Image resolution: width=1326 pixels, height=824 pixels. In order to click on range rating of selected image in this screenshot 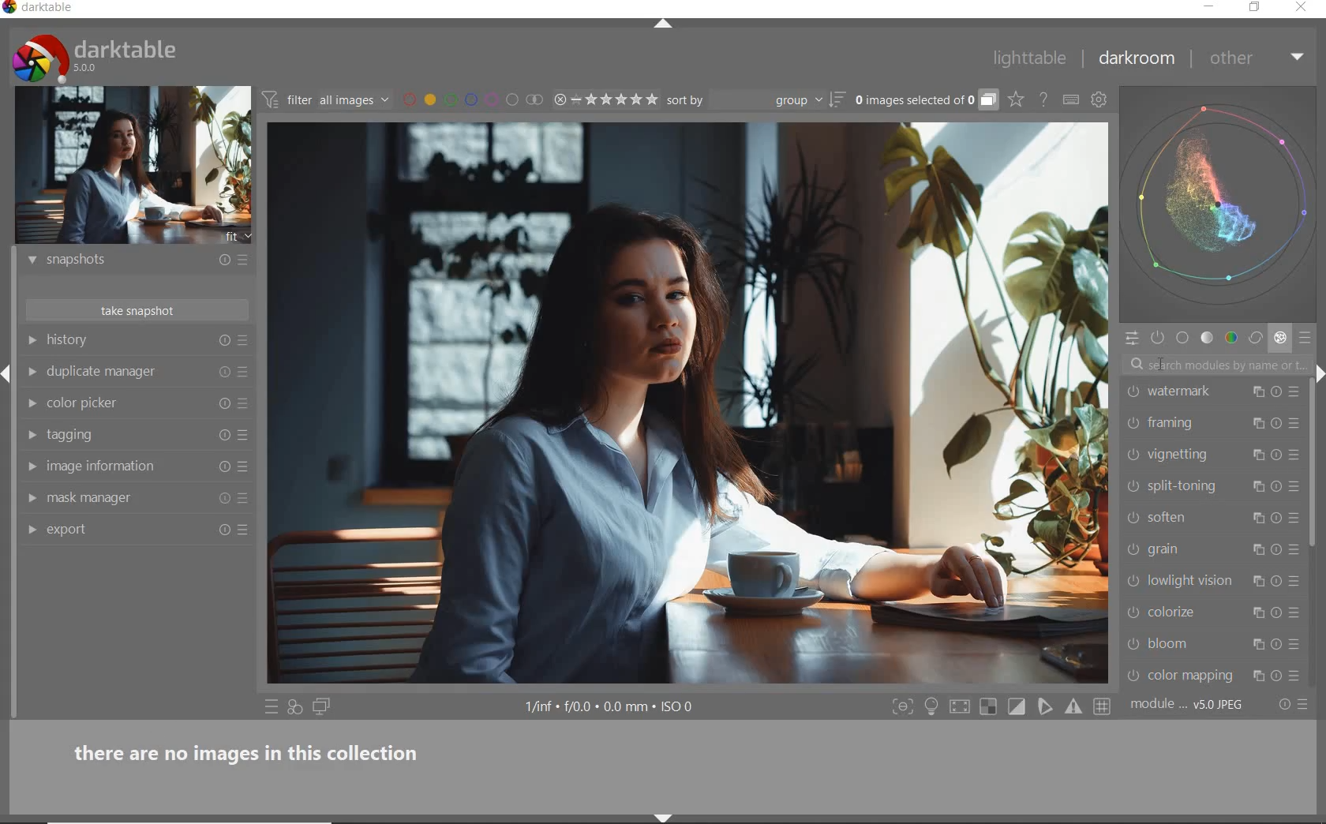, I will do `click(605, 100)`.